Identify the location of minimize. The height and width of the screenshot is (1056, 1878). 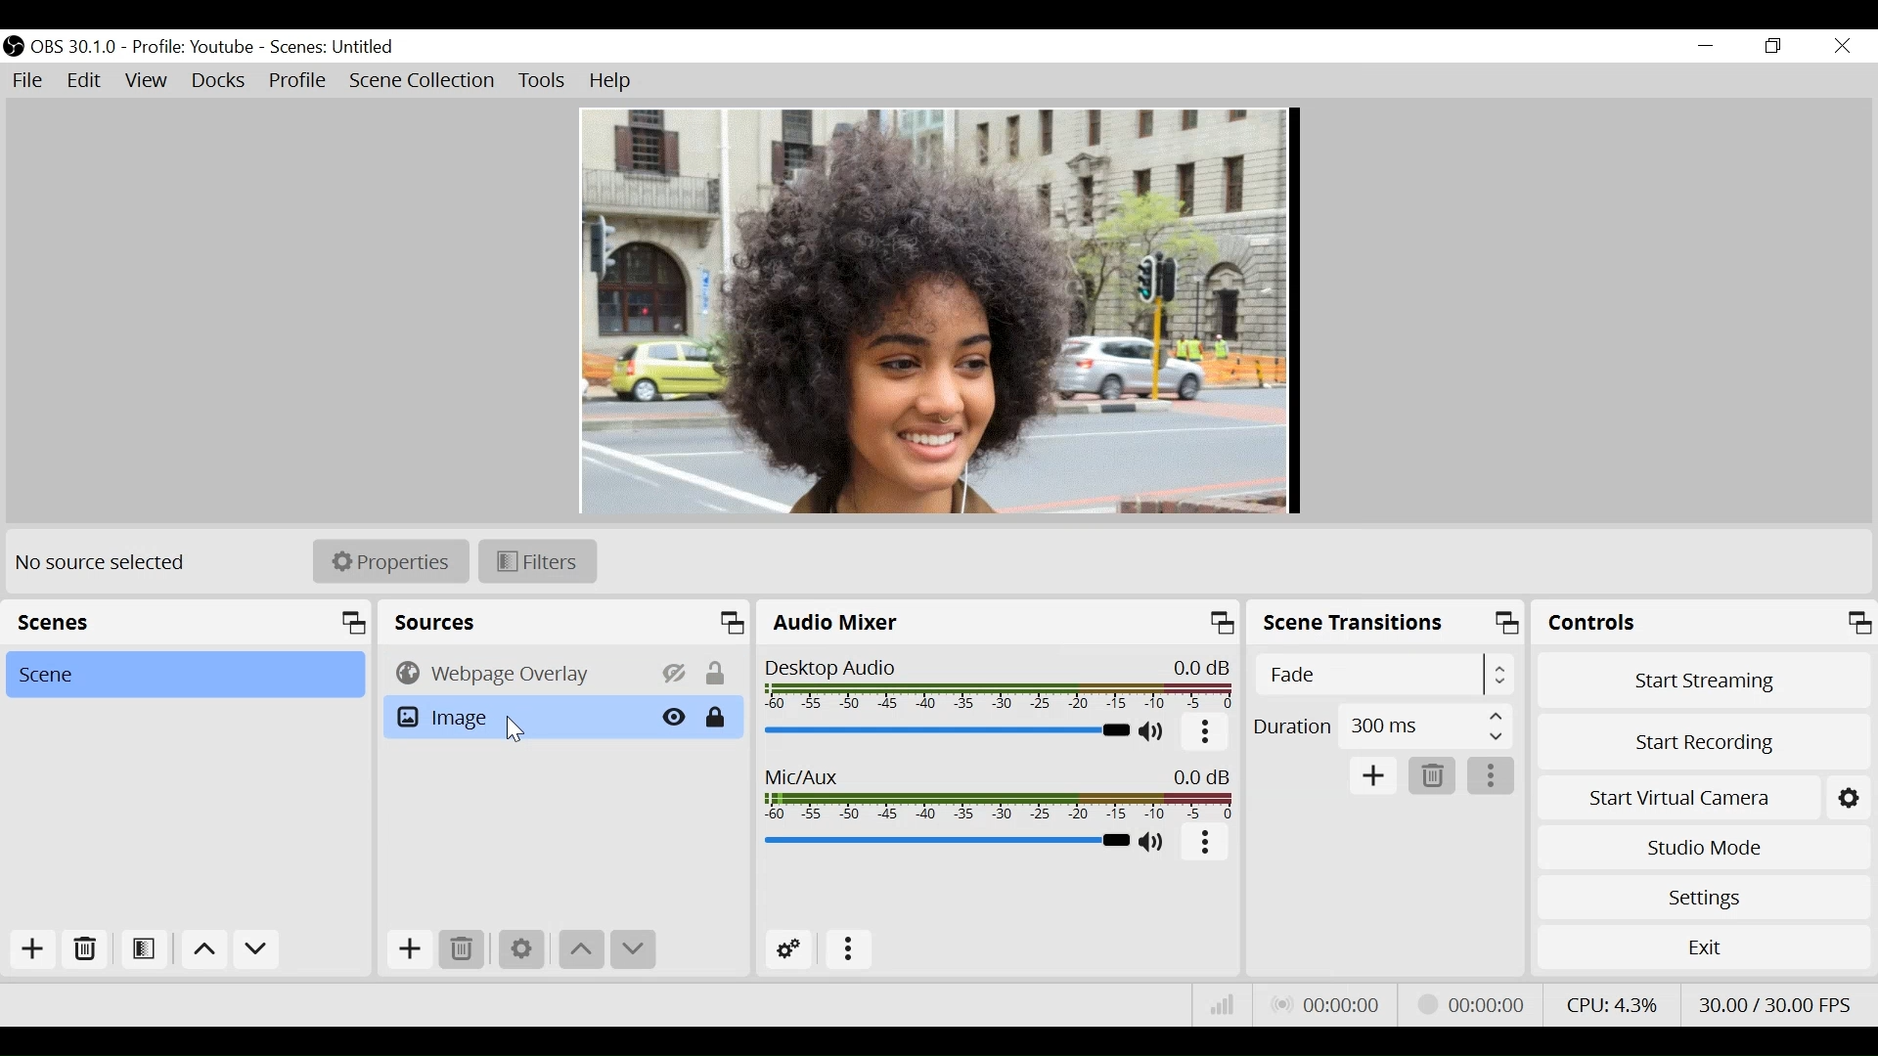
(1705, 46).